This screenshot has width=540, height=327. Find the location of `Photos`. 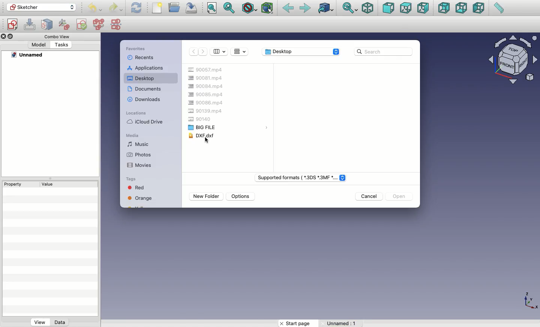

Photos is located at coordinates (139, 154).